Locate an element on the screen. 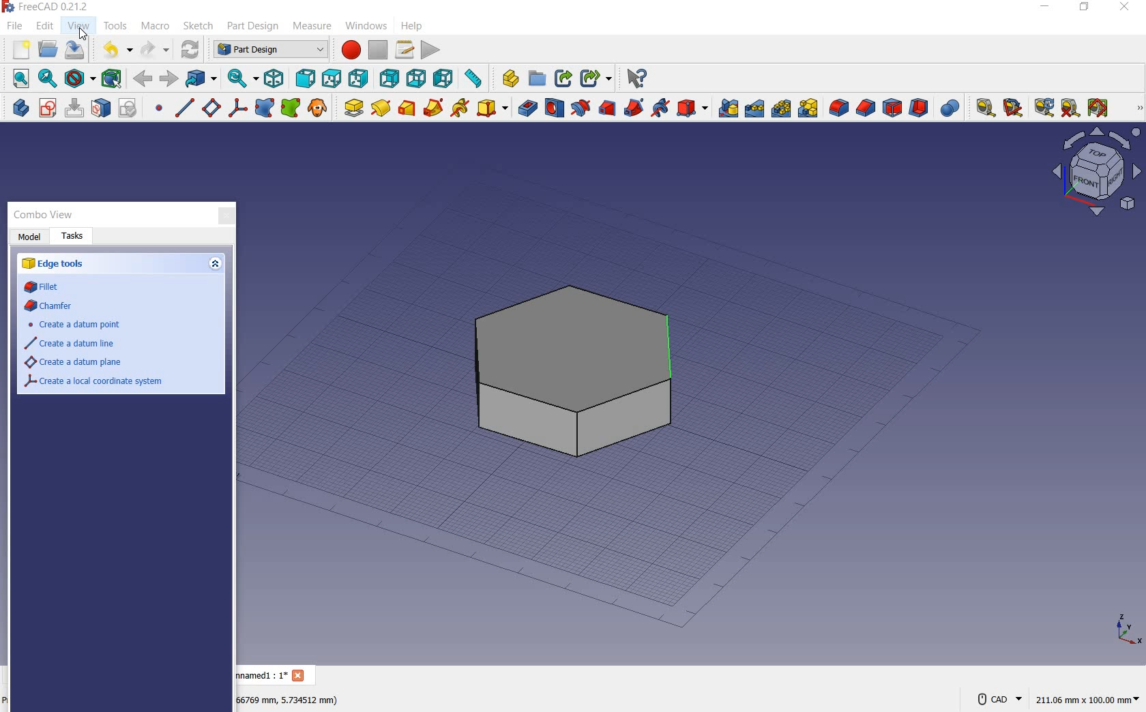 The height and width of the screenshot is (712, 1146). top is located at coordinates (330, 77).